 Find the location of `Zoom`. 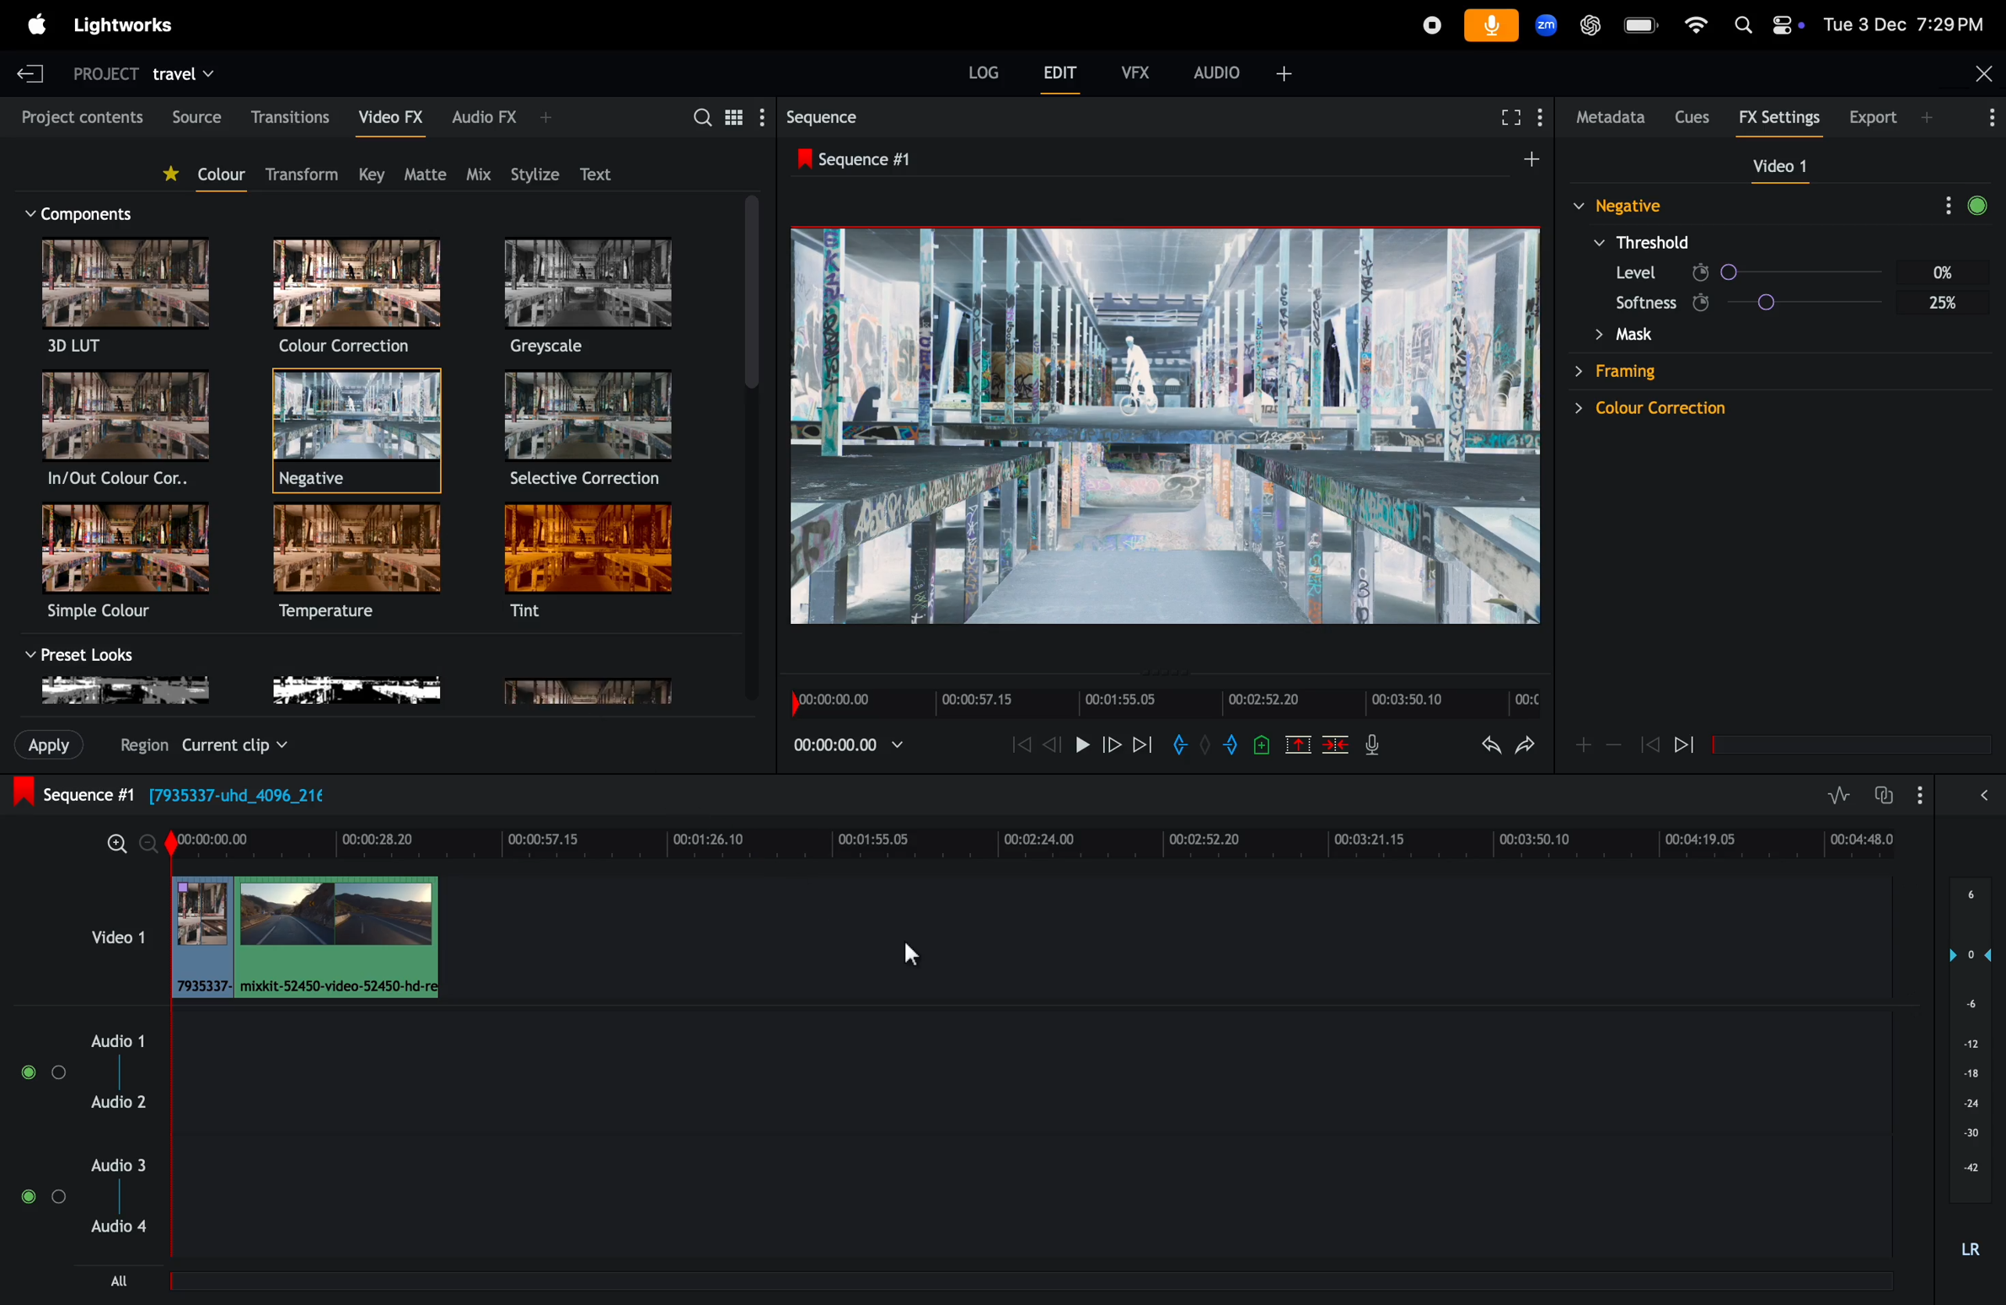

Zoom is located at coordinates (1550, 25).